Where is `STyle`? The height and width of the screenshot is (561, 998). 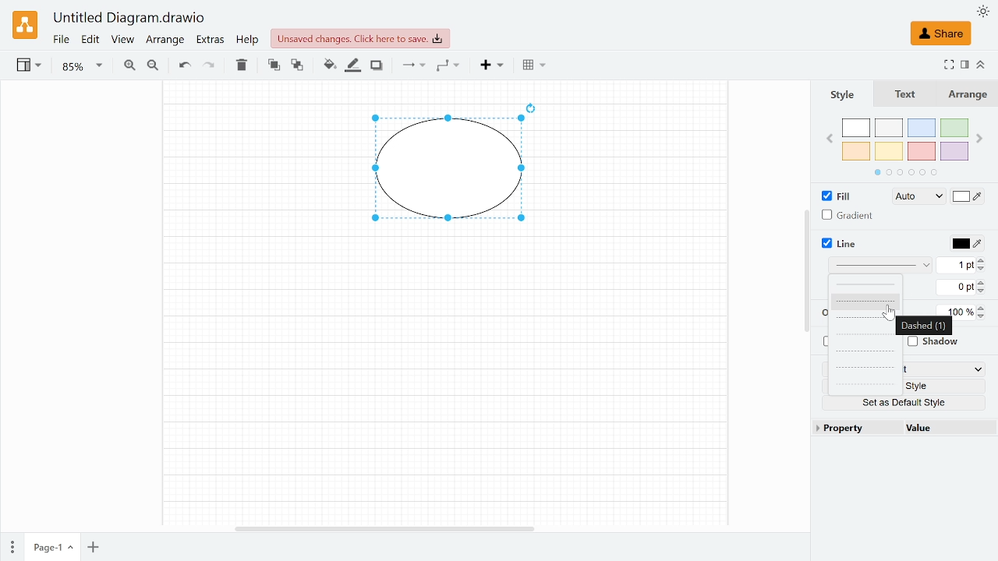 STyle is located at coordinates (851, 94).